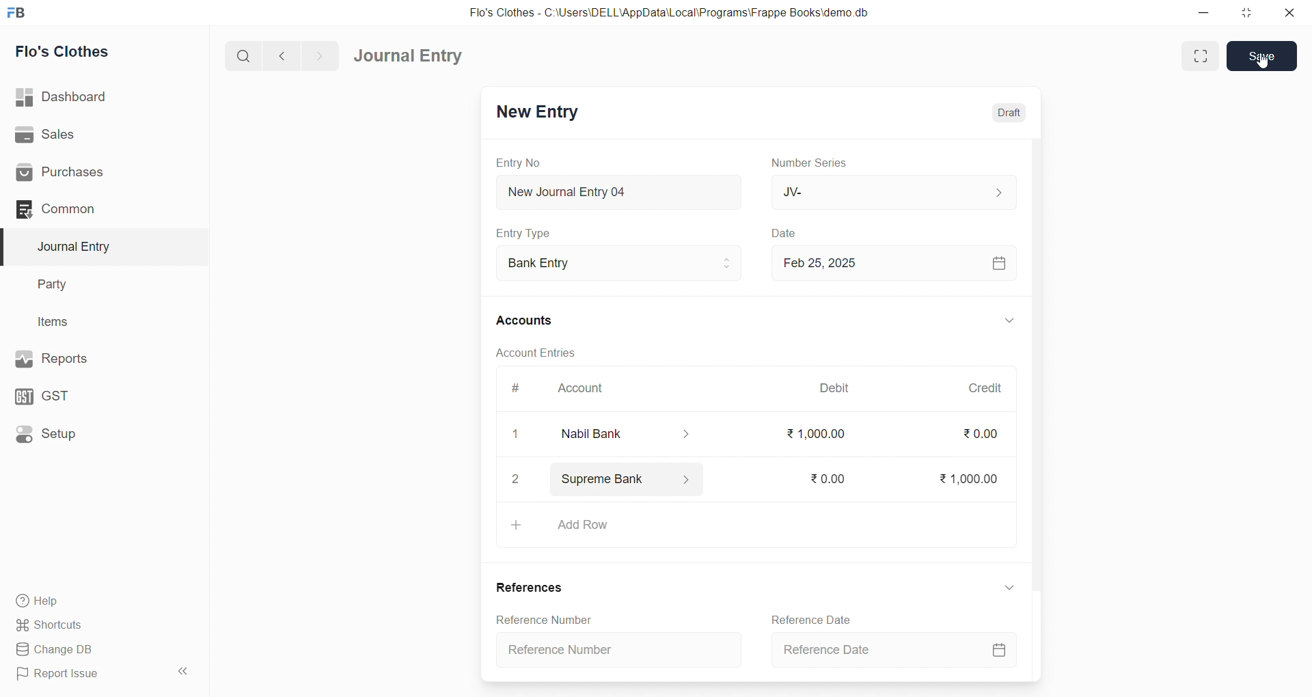 Image resolution: width=1312 pixels, height=697 pixels. Describe the element at coordinates (96, 285) in the screenshot. I see `Party` at that location.